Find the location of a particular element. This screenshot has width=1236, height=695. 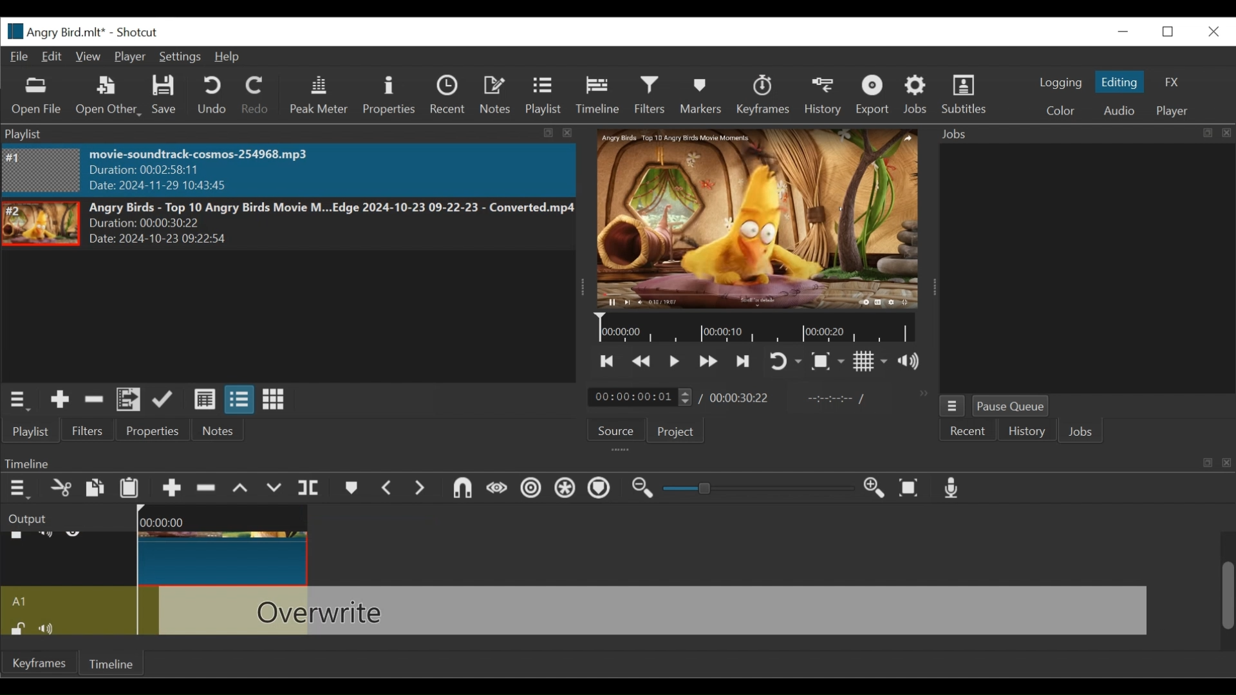

Editing is located at coordinates (1119, 82).